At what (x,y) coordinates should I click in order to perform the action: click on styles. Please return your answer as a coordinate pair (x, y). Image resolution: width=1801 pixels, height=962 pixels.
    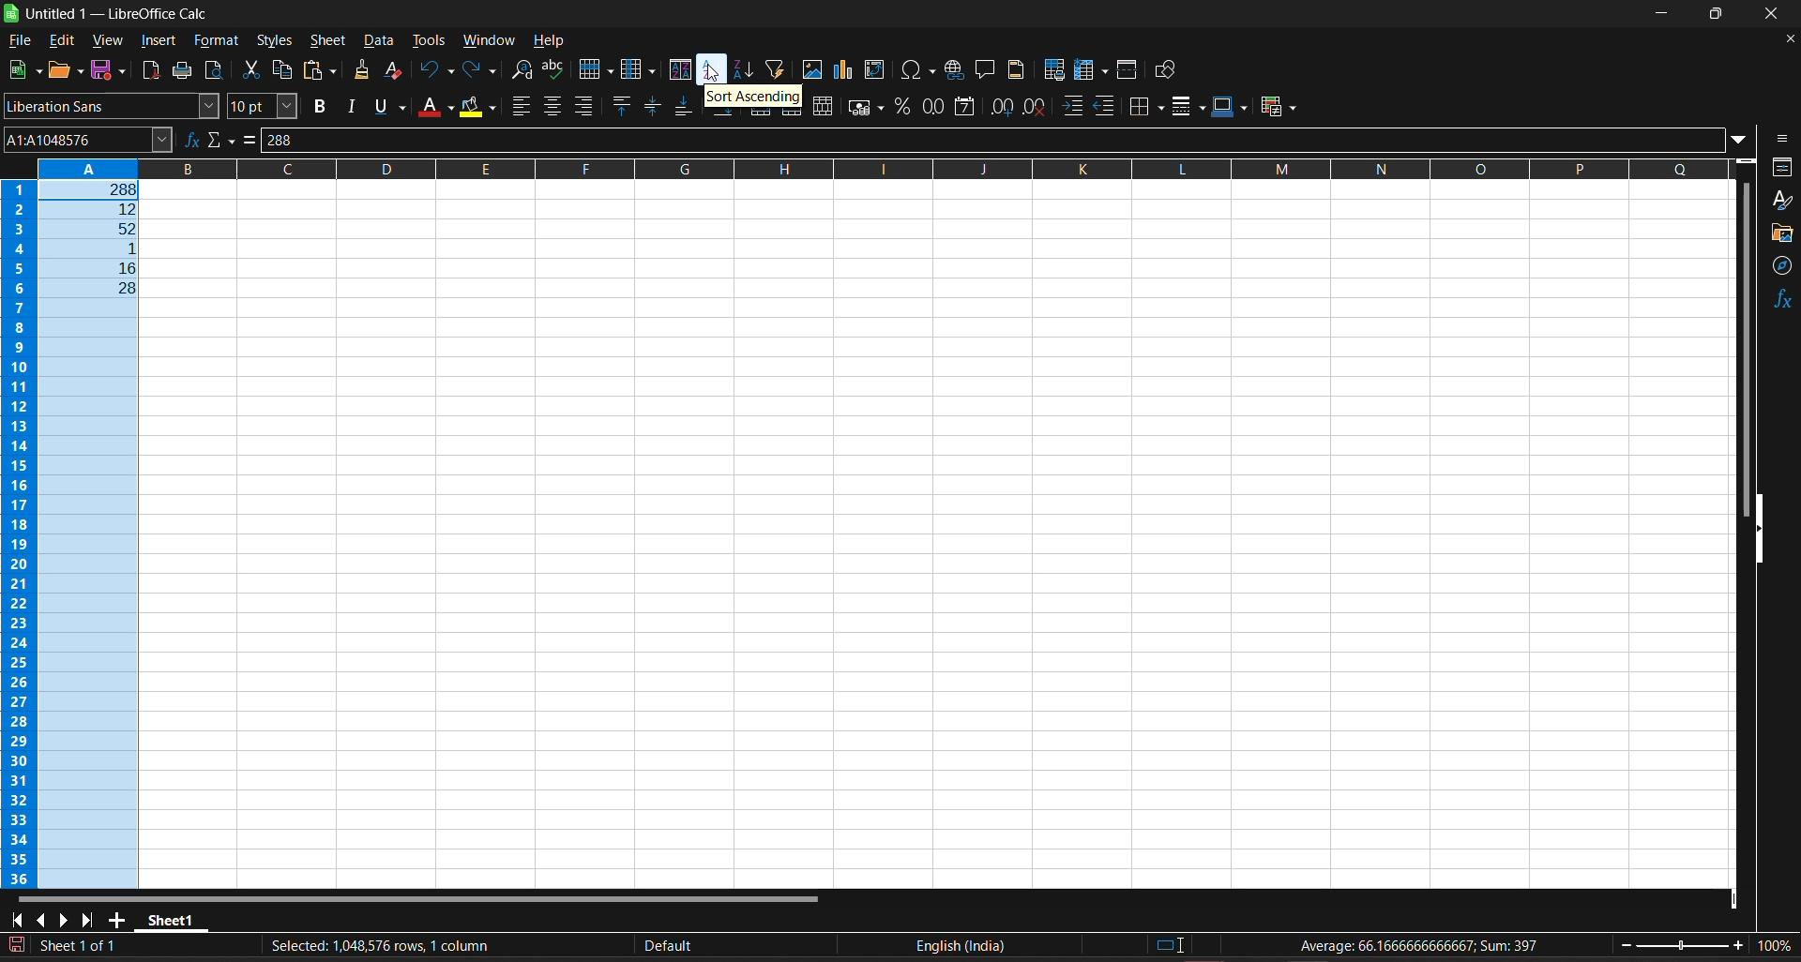
    Looking at the image, I should click on (1783, 202).